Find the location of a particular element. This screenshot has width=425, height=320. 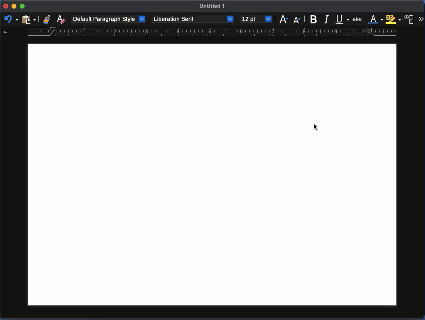

Size increase is located at coordinates (284, 19).